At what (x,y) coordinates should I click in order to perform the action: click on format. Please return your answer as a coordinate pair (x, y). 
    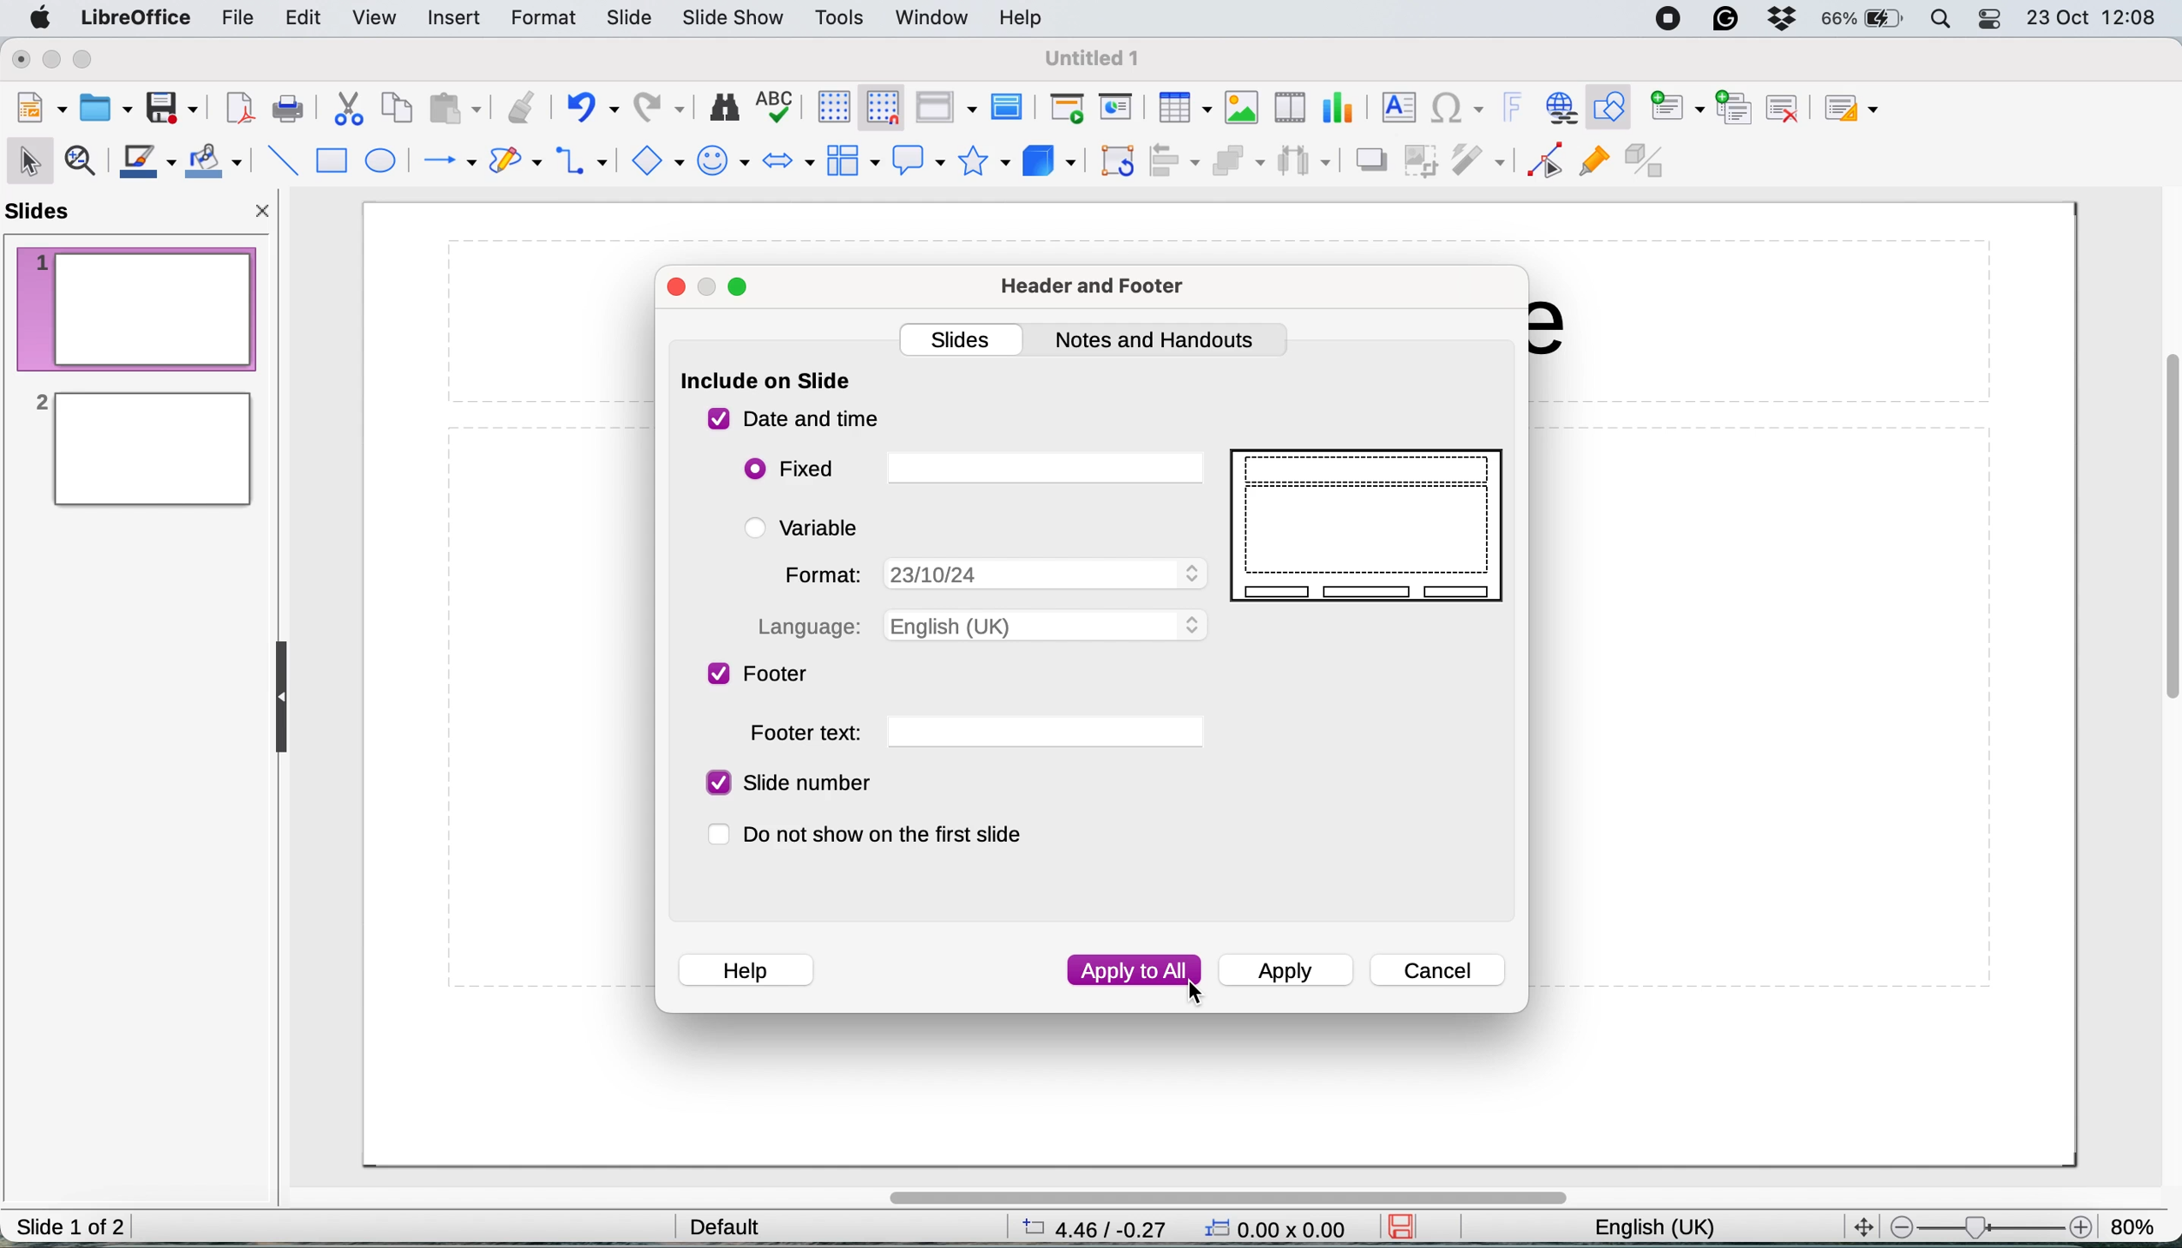
    Looking at the image, I should click on (991, 573).